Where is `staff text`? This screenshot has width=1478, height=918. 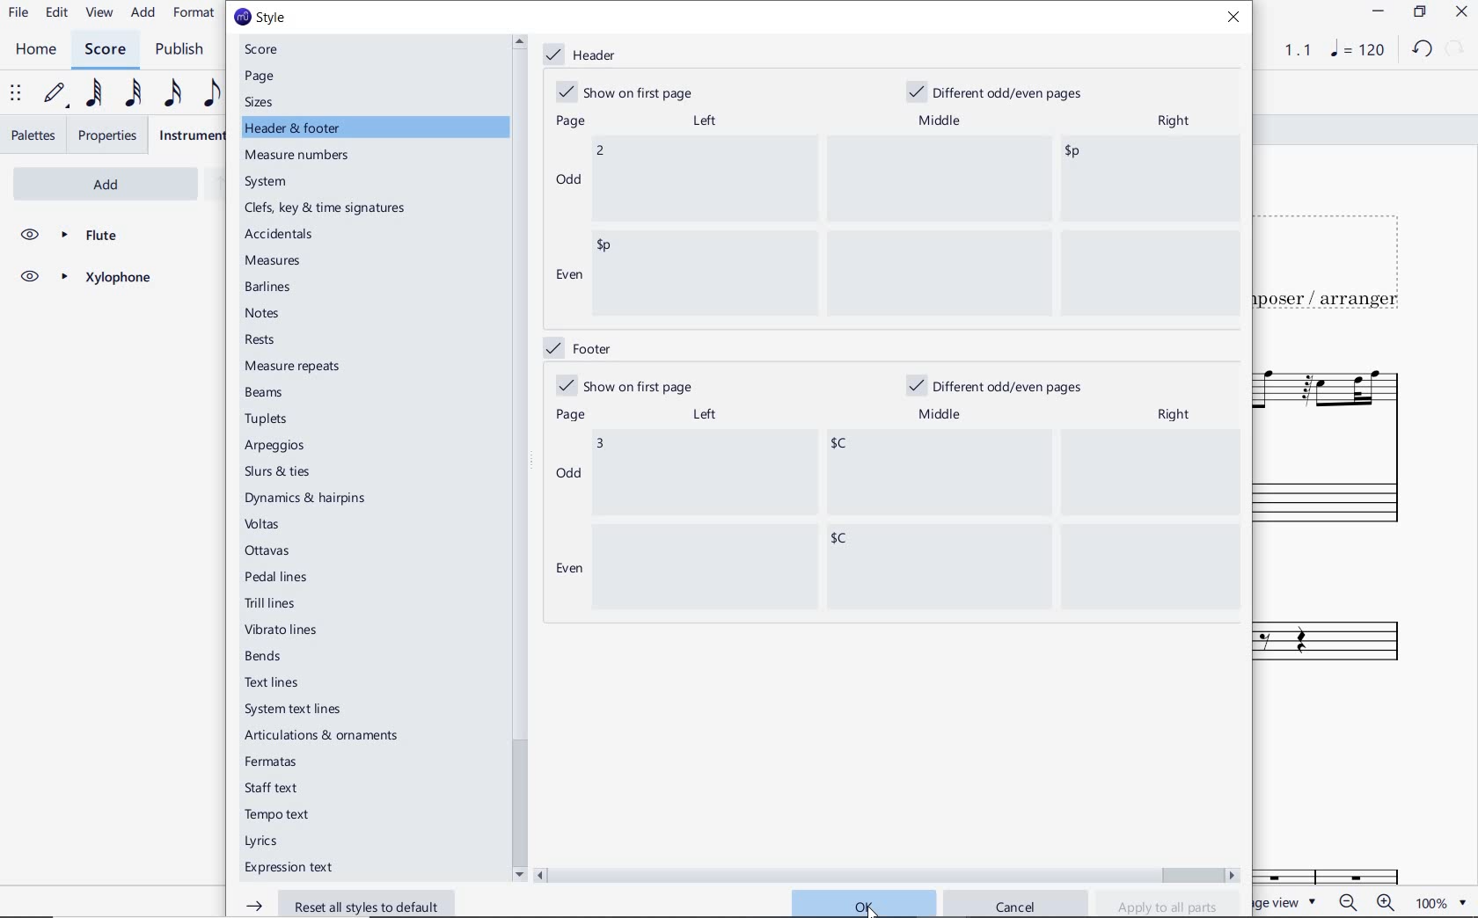 staff text is located at coordinates (273, 788).